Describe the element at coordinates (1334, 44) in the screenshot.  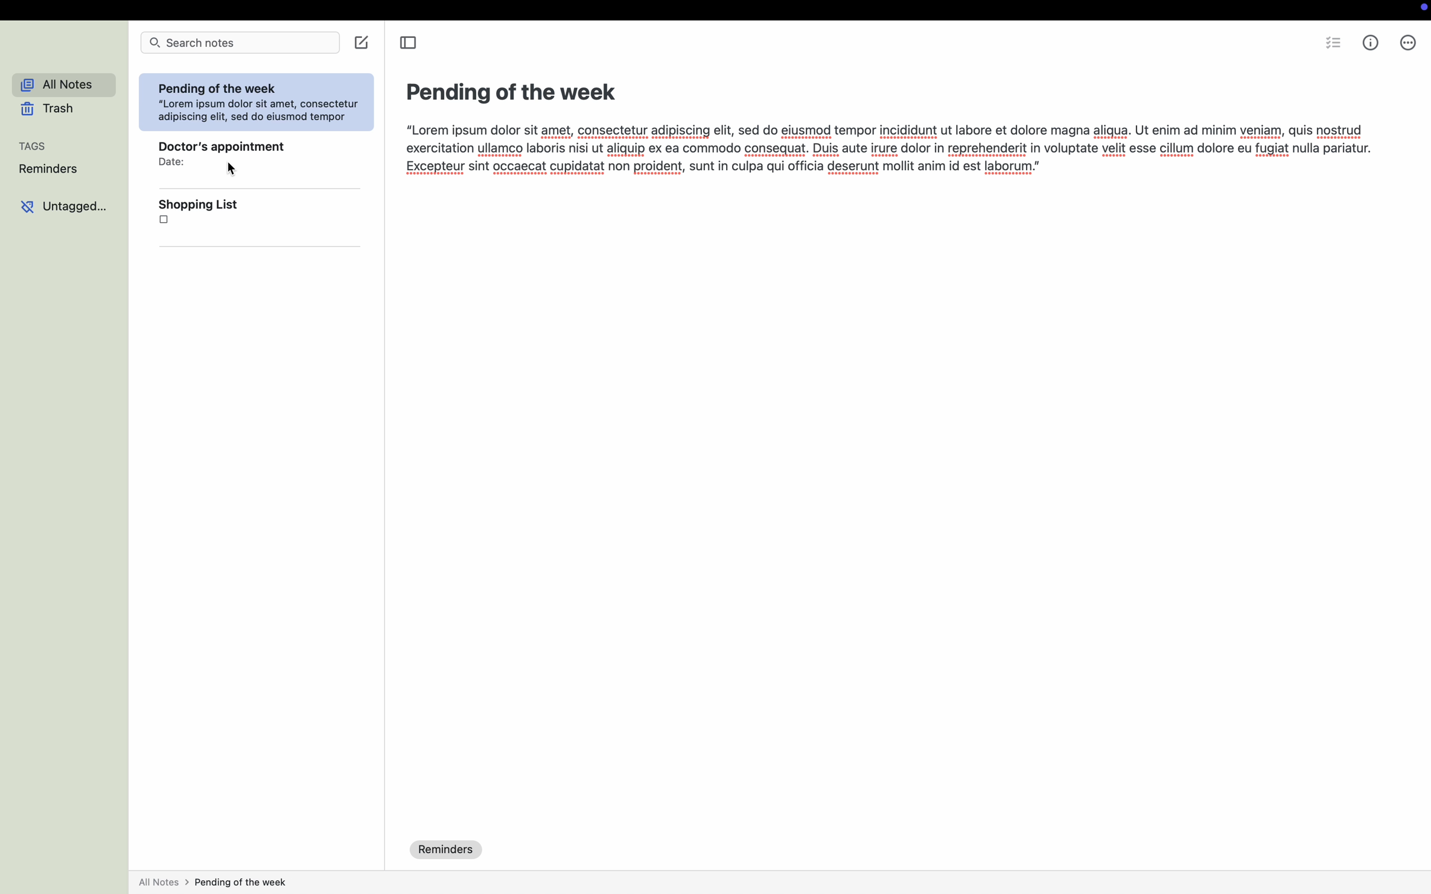
I see `insert checklist` at that location.